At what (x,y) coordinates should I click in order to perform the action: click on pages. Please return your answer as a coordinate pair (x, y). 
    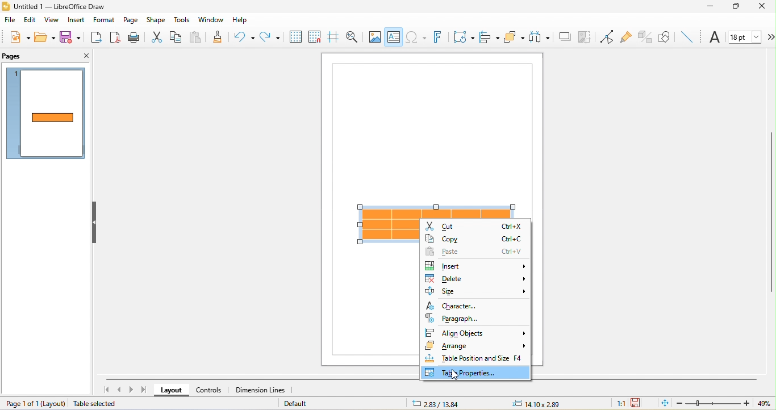
    Looking at the image, I should click on (14, 56).